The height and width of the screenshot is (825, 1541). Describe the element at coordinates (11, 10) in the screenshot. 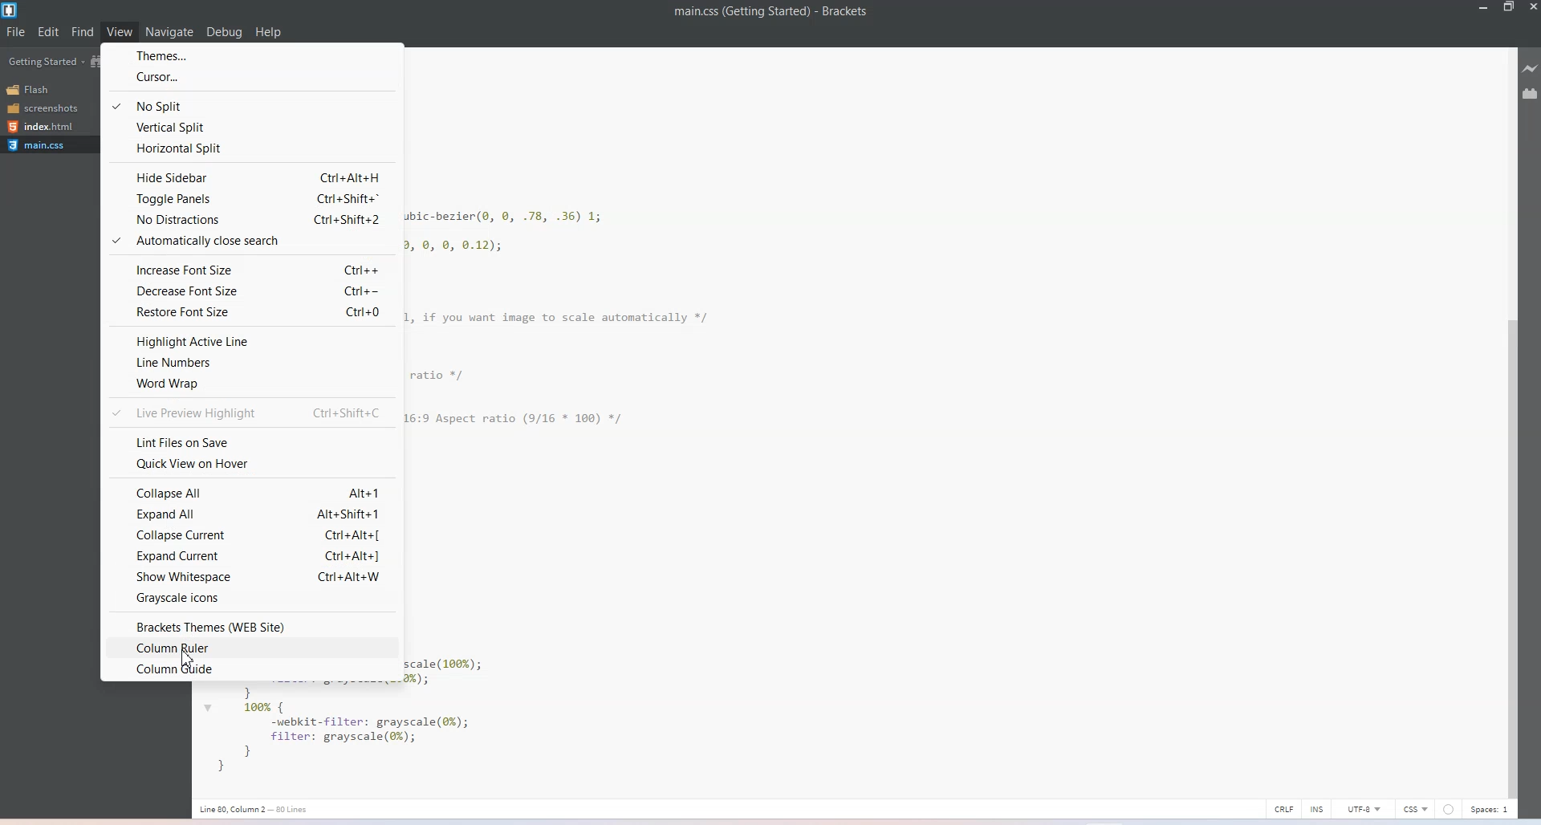

I see `Logo` at that location.